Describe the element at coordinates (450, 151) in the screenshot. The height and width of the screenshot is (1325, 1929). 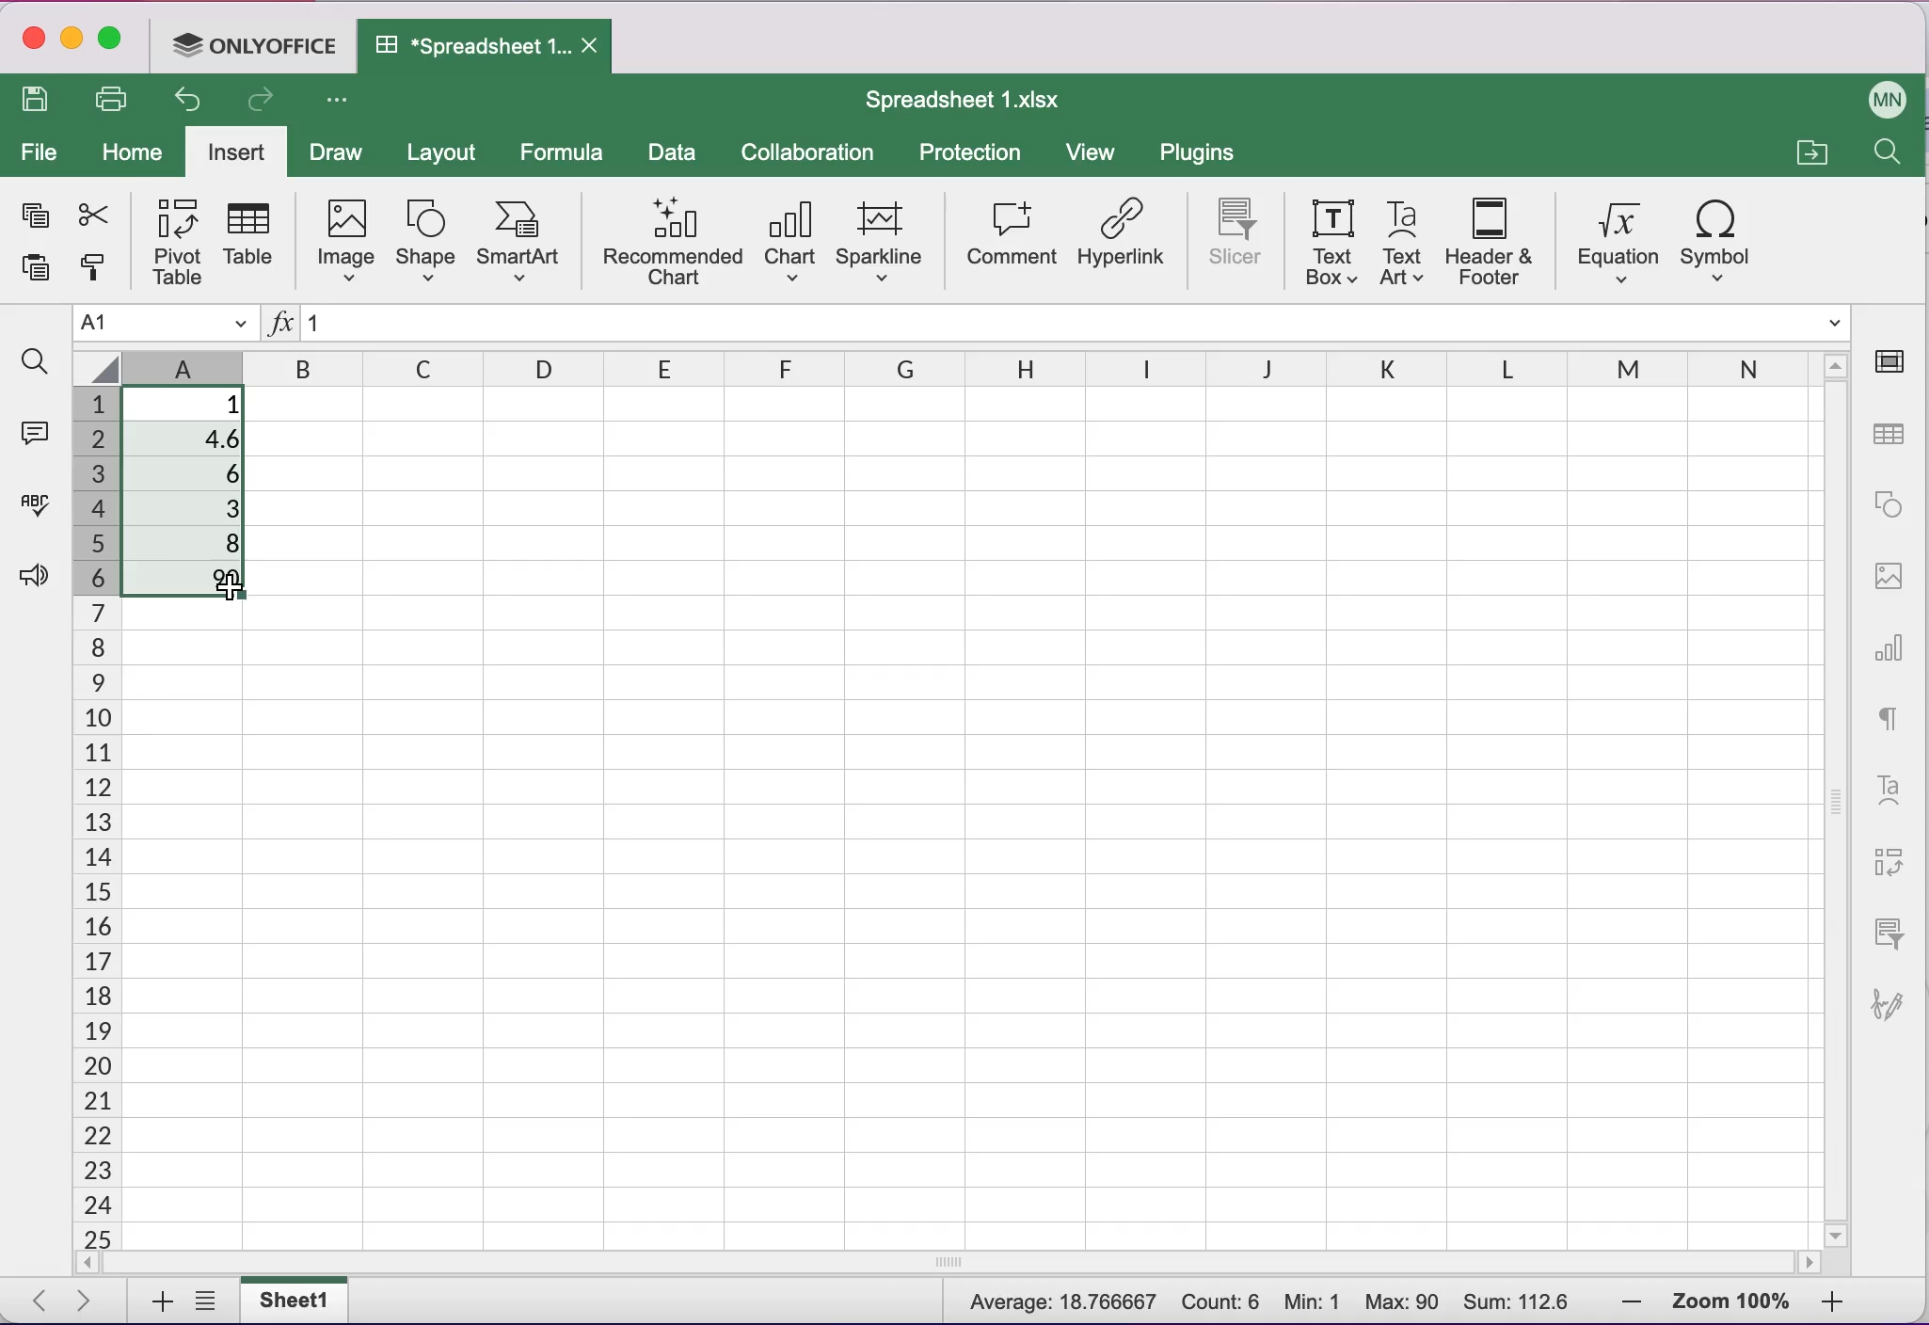
I see `layout` at that location.